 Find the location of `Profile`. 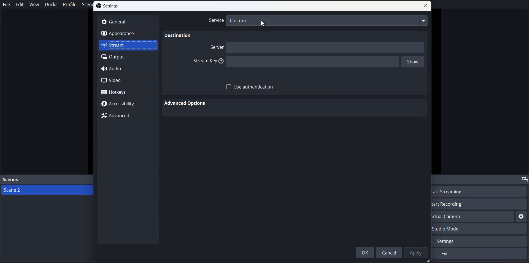

Profile is located at coordinates (70, 4).